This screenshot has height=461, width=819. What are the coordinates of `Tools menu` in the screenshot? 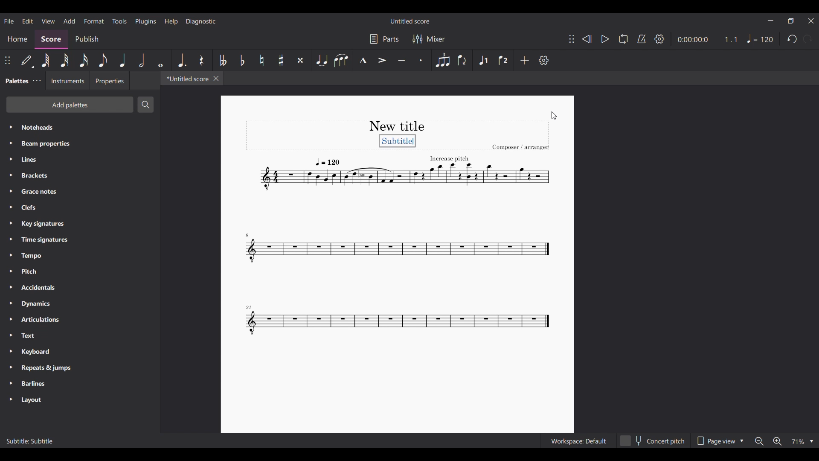 It's located at (119, 21).